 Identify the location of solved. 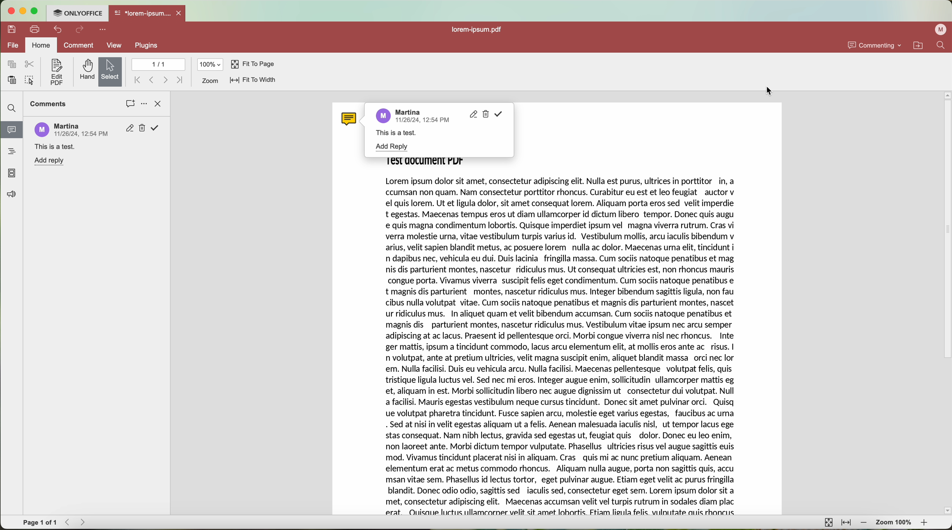
(156, 129).